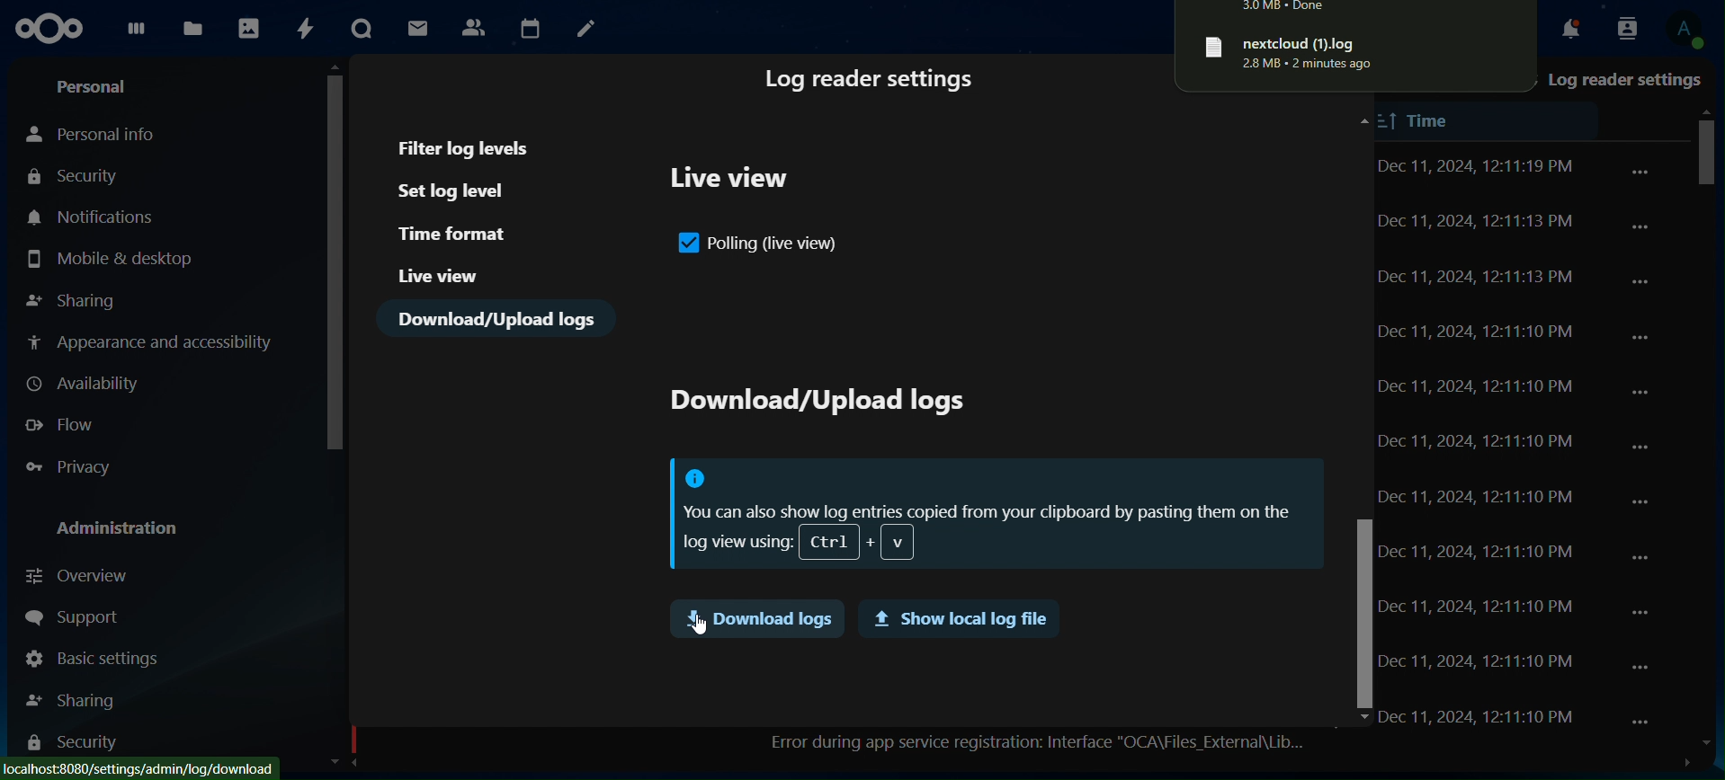 The width and height of the screenshot is (1725, 780). What do you see at coordinates (439, 275) in the screenshot?
I see `live view` at bounding box center [439, 275].